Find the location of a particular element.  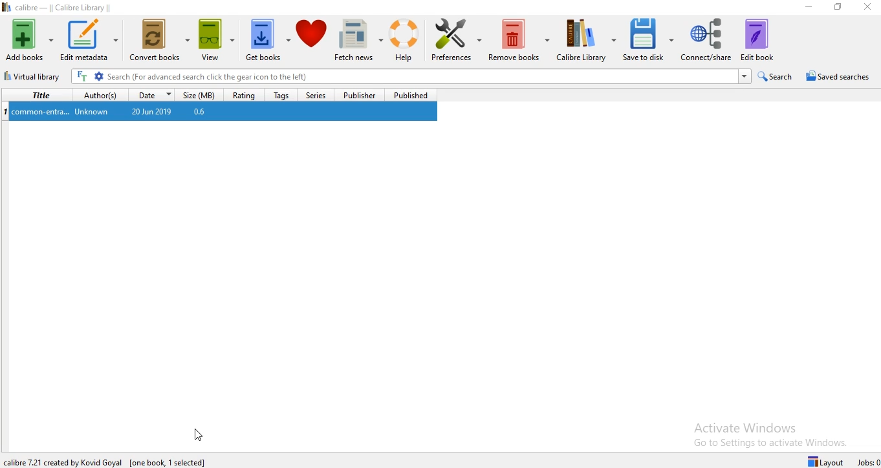

Get books is located at coordinates (267, 42).